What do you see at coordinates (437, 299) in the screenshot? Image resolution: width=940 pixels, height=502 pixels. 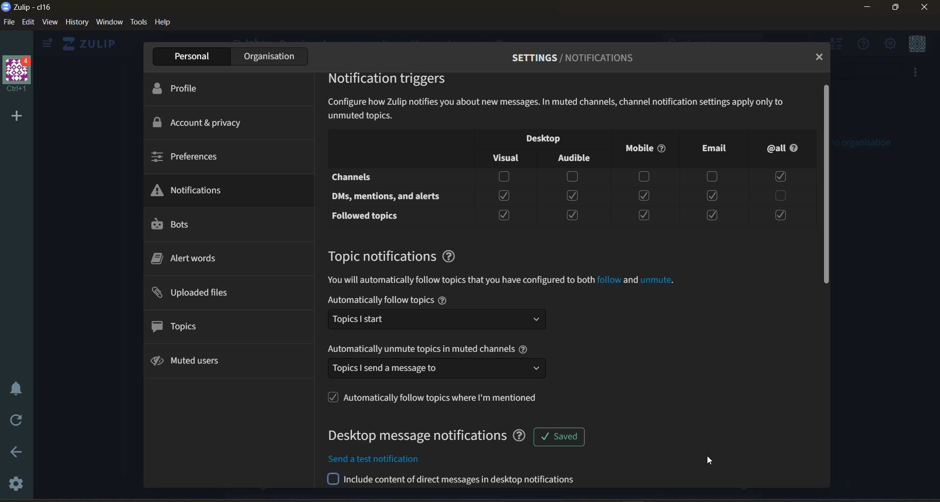 I see `automatically follow topics` at bounding box center [437, 299].